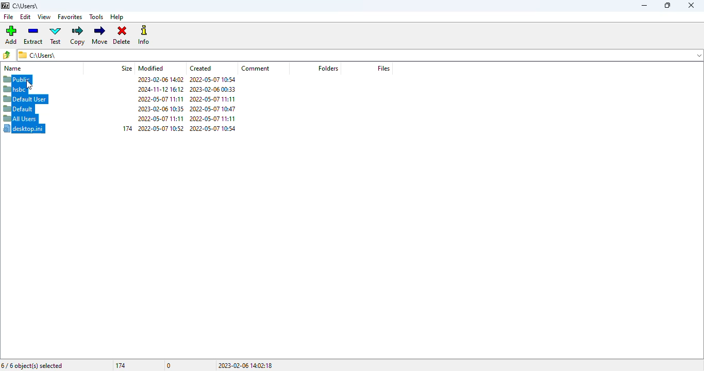 This screenshot has height=371, width=704. Describe the element at coordinates (157, 119) in the screenshot. I see `2022-05-07 11:11` at that location.